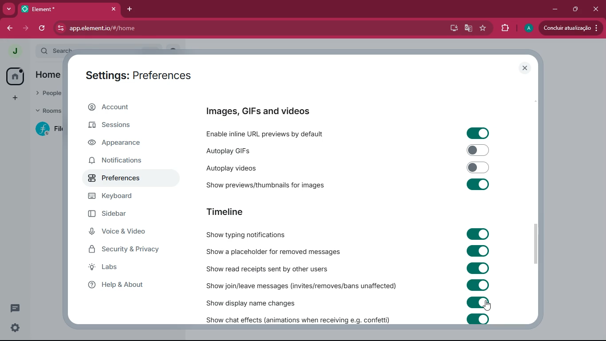 The height and width of the screenshot is (341, 606). What do you see at coordinates (270, 184) in the screenshot?
I see `show previews/thumbnails for images` at bounding box center [270, 184].